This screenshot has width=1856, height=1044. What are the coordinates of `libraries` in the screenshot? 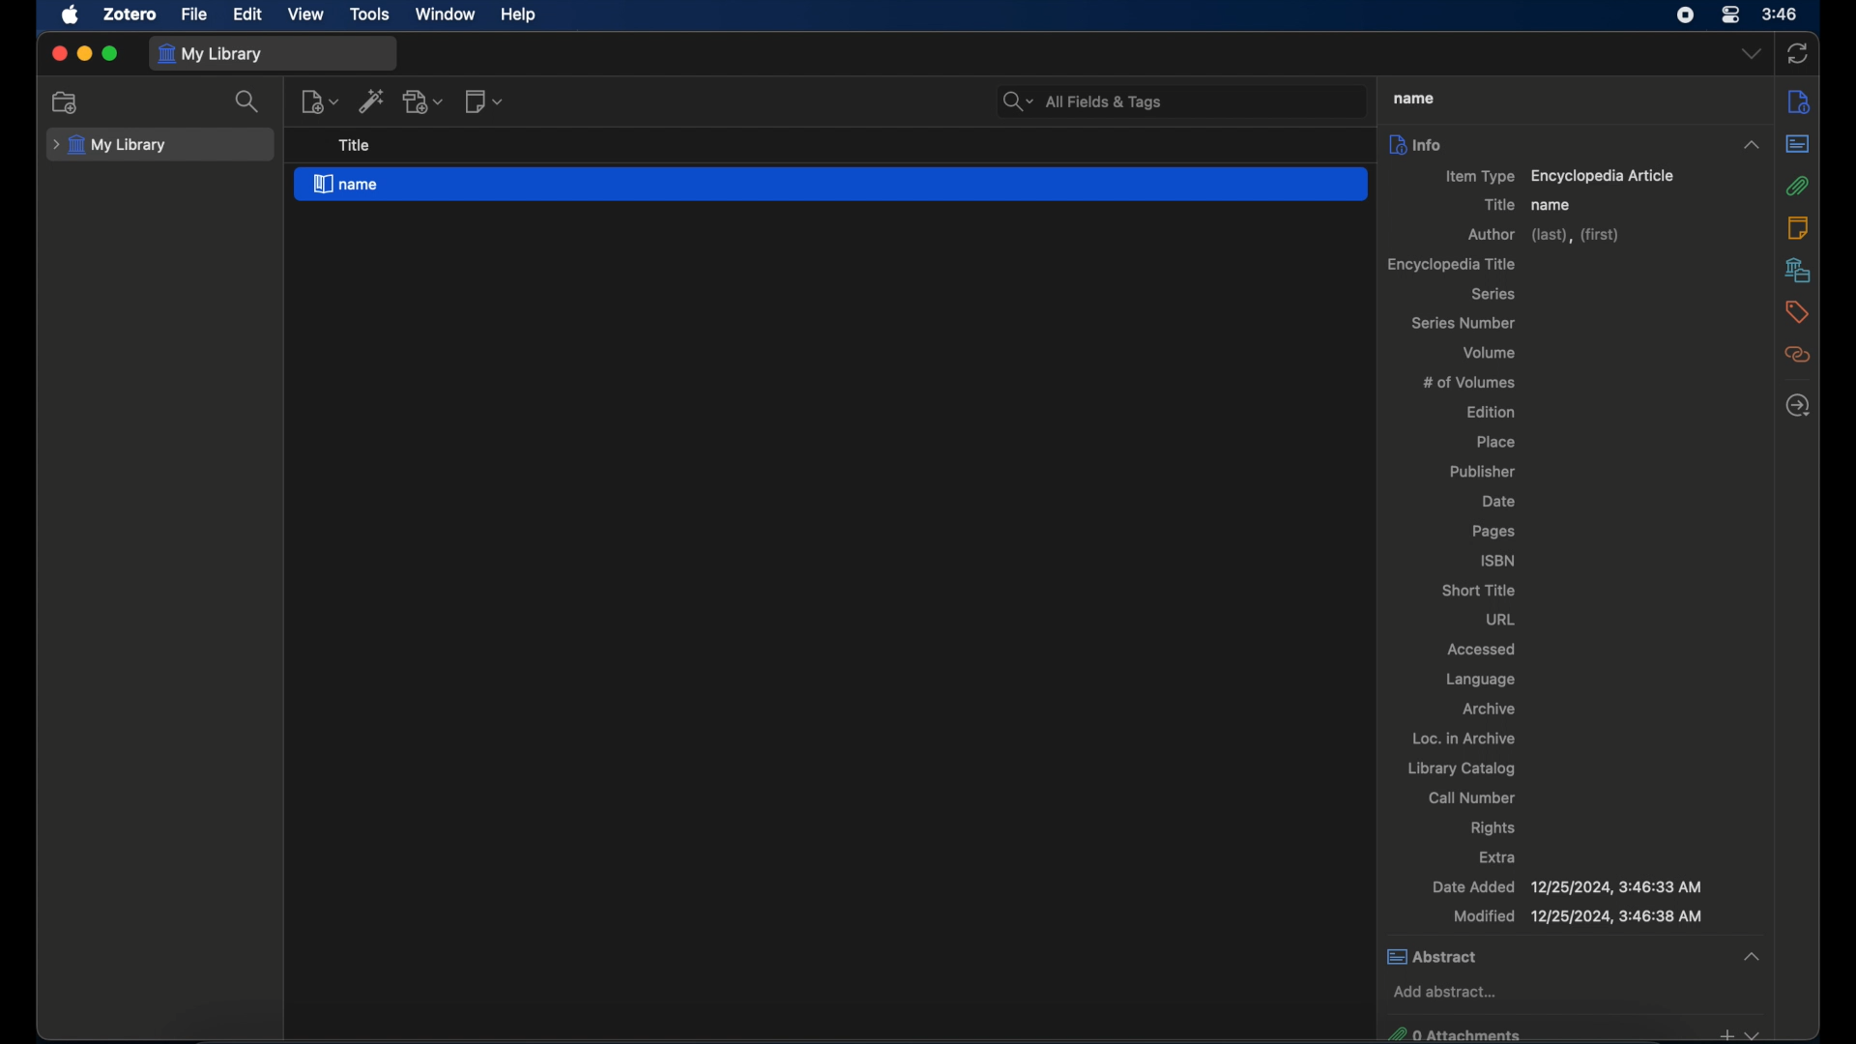 It's located at (1798, 270).